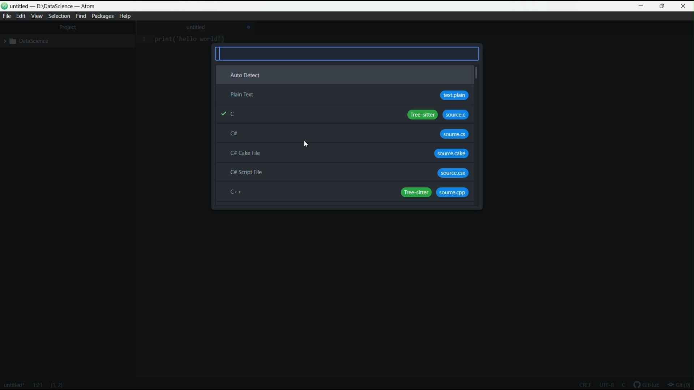 This screenshot has height=390, width=694. What do you see at coordinates (192, 40) in the screenshot?
I see `print ("hello world")` at bounding box center [192, 40].